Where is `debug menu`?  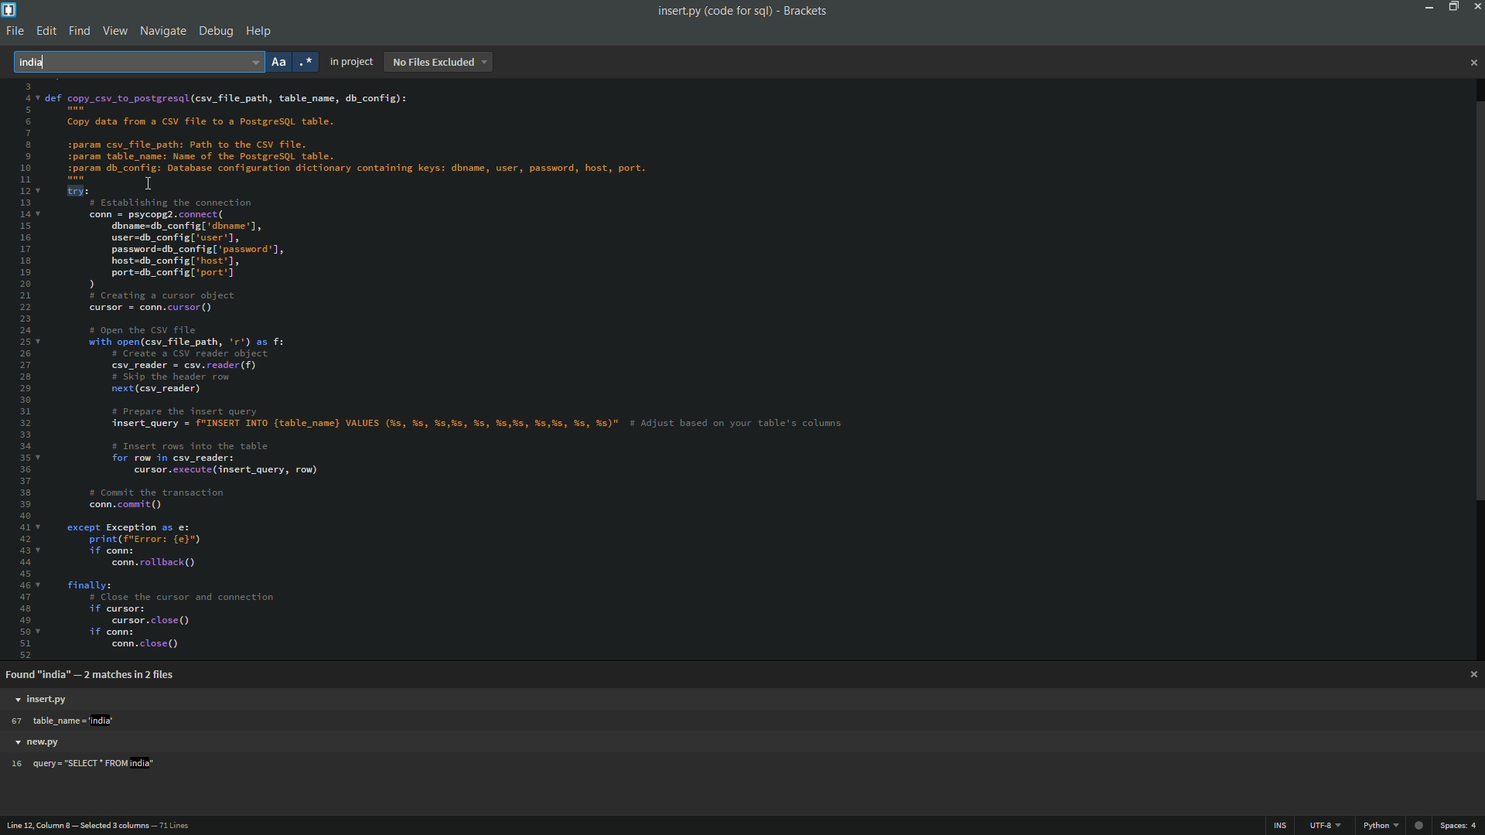
debug menu is located at coordinates (215, 32).